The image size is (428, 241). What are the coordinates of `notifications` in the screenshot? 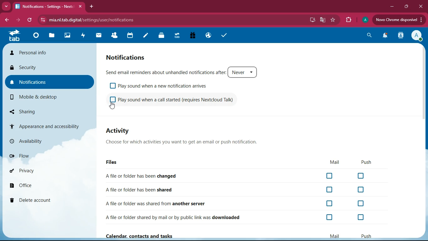 It's located at (385, 36).